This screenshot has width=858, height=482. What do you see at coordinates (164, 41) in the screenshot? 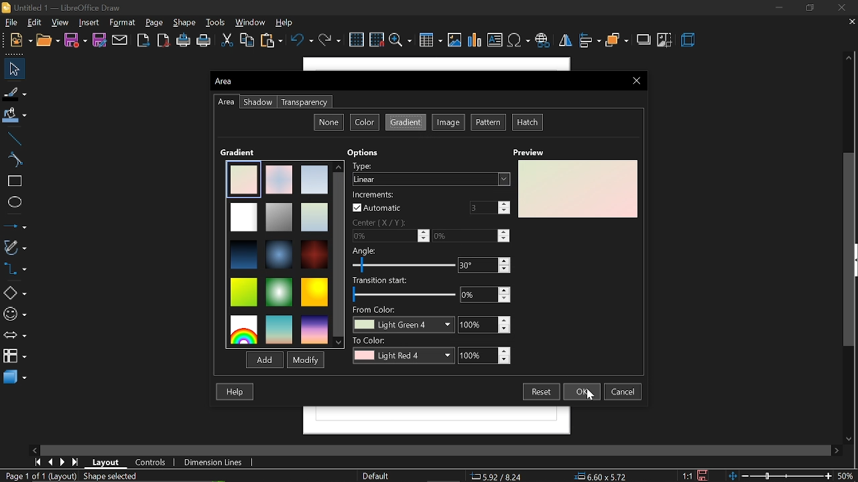
I see `export as pdf` at bounding box center [164, 41].